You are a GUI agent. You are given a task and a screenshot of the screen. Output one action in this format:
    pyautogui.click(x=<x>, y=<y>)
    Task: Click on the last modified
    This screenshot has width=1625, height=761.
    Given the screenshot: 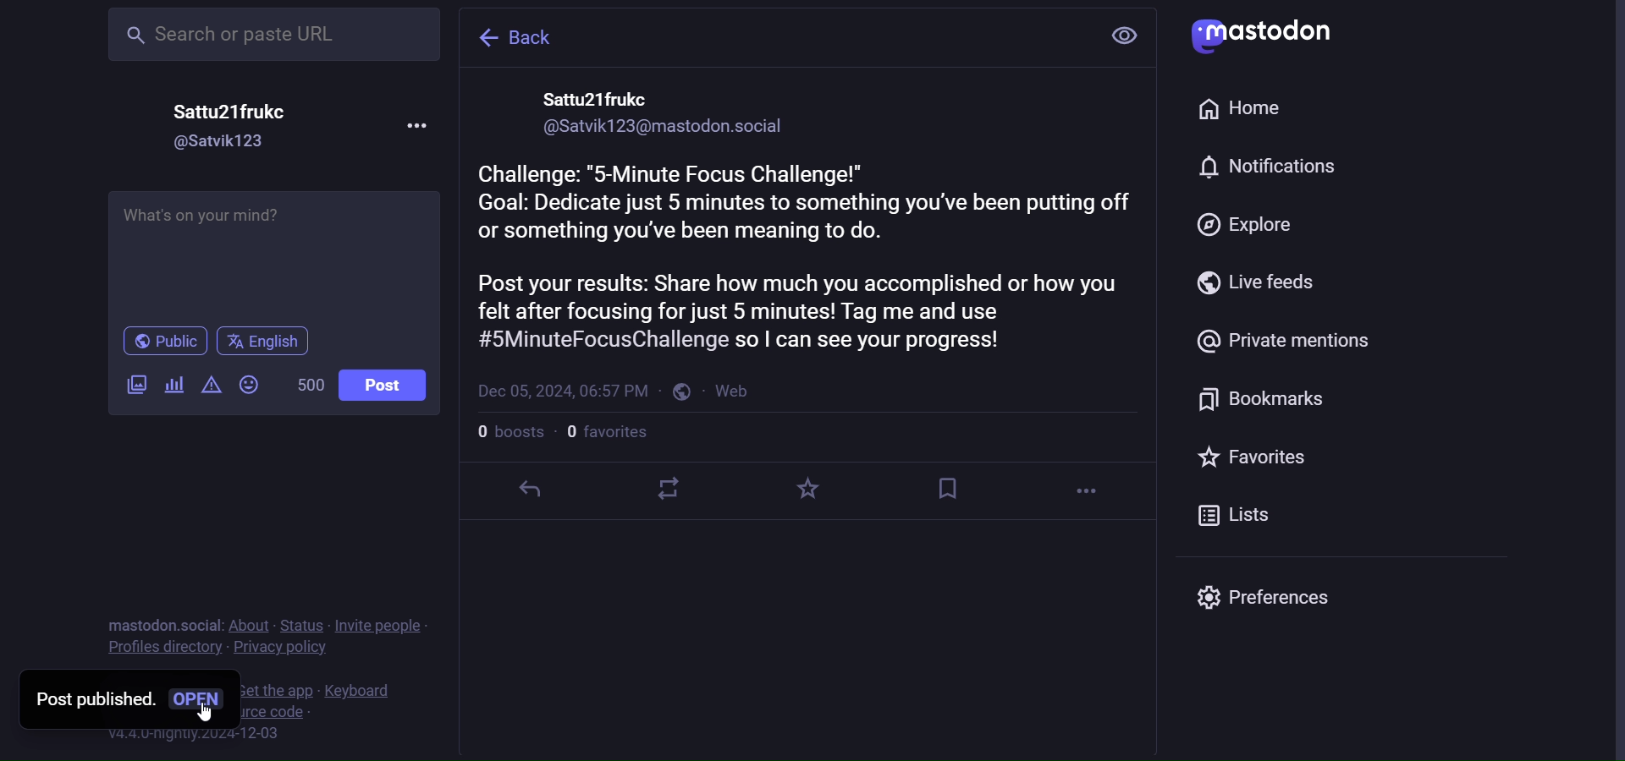 What is the action you would take?
    pyautogui.click(x=563, y=391)
    